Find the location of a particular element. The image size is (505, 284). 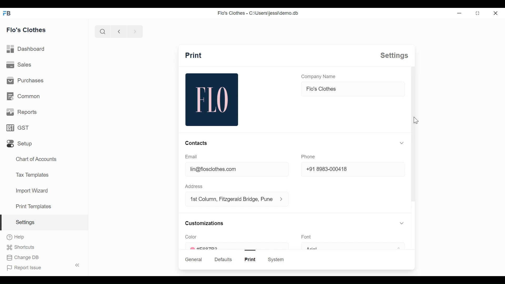

toggle sidebar is located at coordinates (78, 265).